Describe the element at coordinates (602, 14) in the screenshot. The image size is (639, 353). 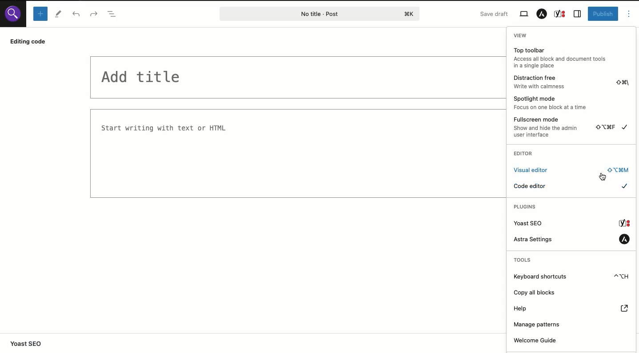
I see `Publish` at that location.